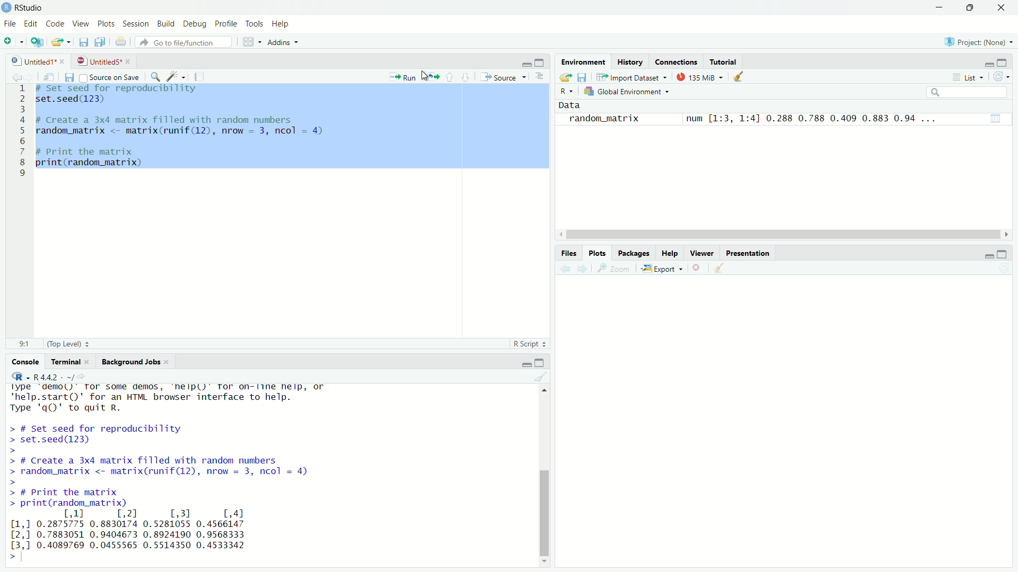 This screenshot has height=572, width=1018. Describe the element at coordinates (1004, 78) in the screenshot. I see `refresh` at that location.